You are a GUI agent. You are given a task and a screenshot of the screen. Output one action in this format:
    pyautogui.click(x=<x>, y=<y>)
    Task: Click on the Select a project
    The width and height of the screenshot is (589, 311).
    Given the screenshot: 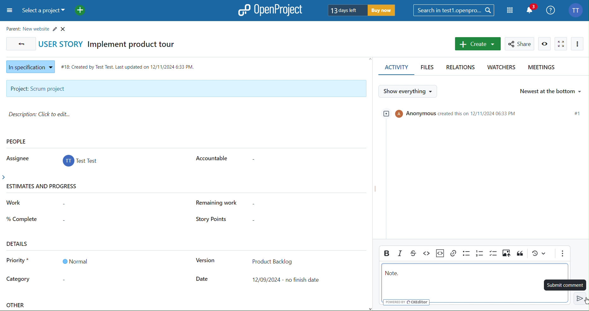 What is the action you would take?
    pyautogui.click(x=45, y=11)
    